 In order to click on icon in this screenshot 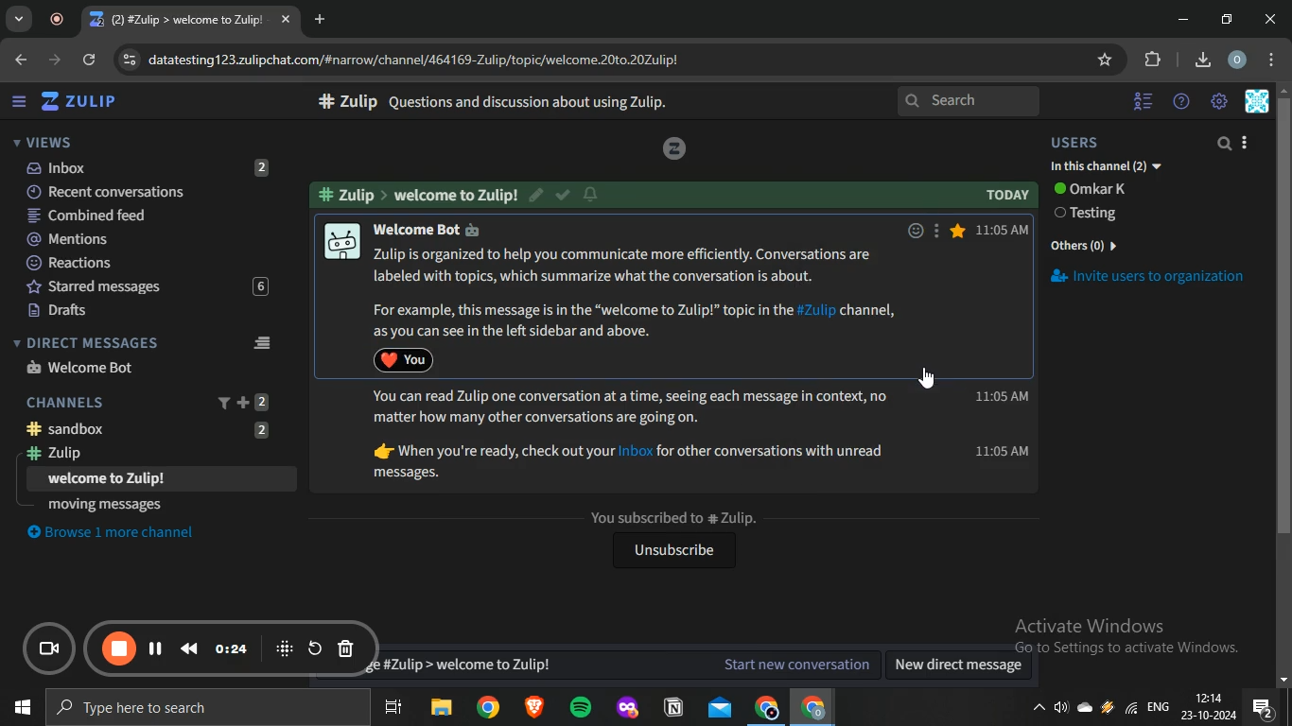, I will do `click(673, 148)`.